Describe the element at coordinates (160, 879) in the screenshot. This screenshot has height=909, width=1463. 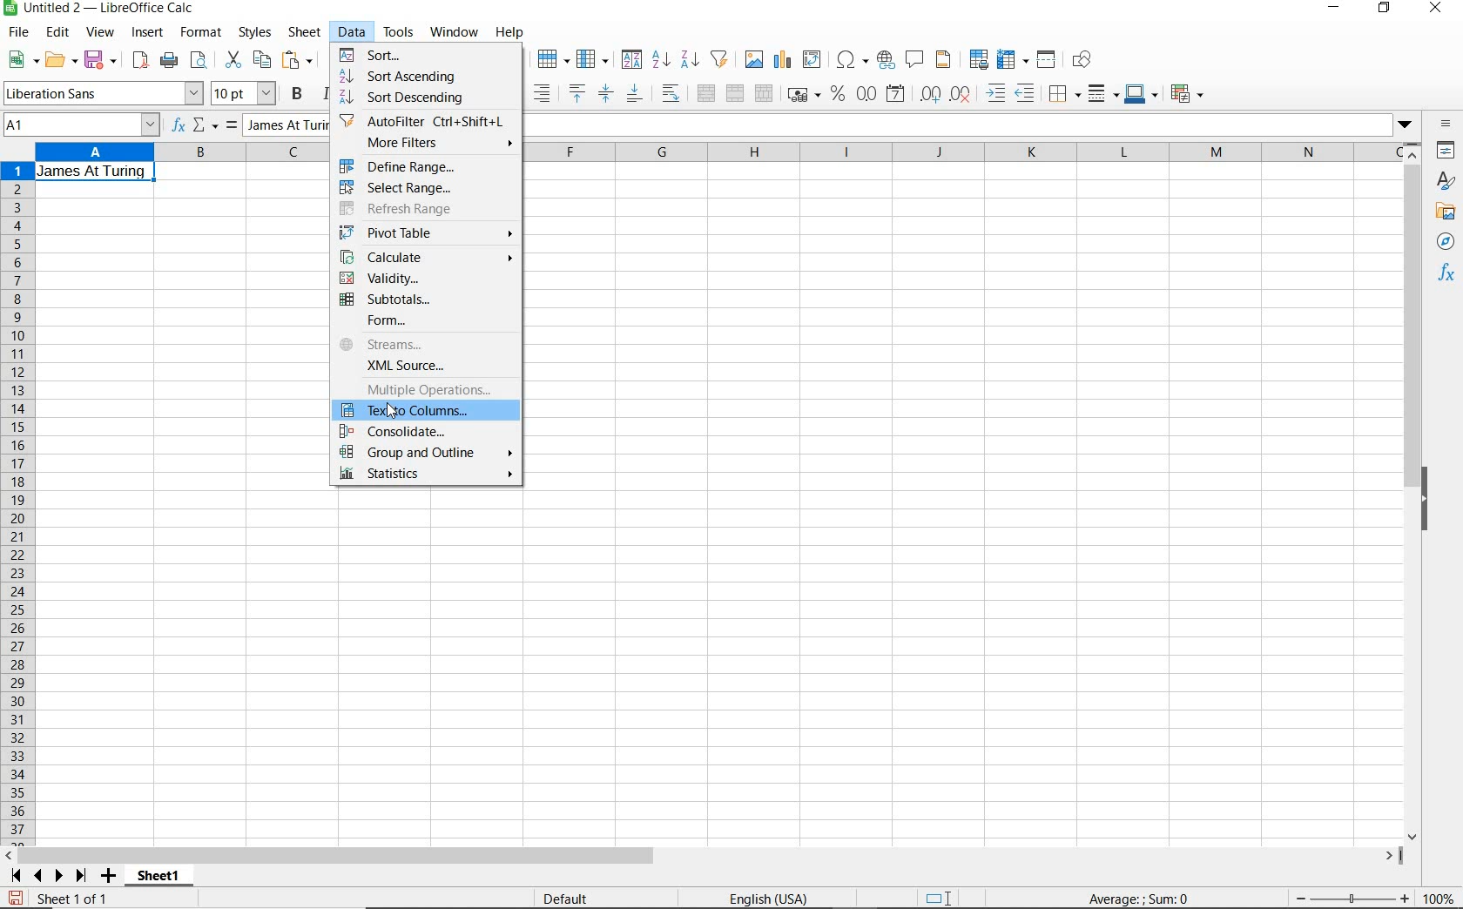
I see `sheet1` at that location.